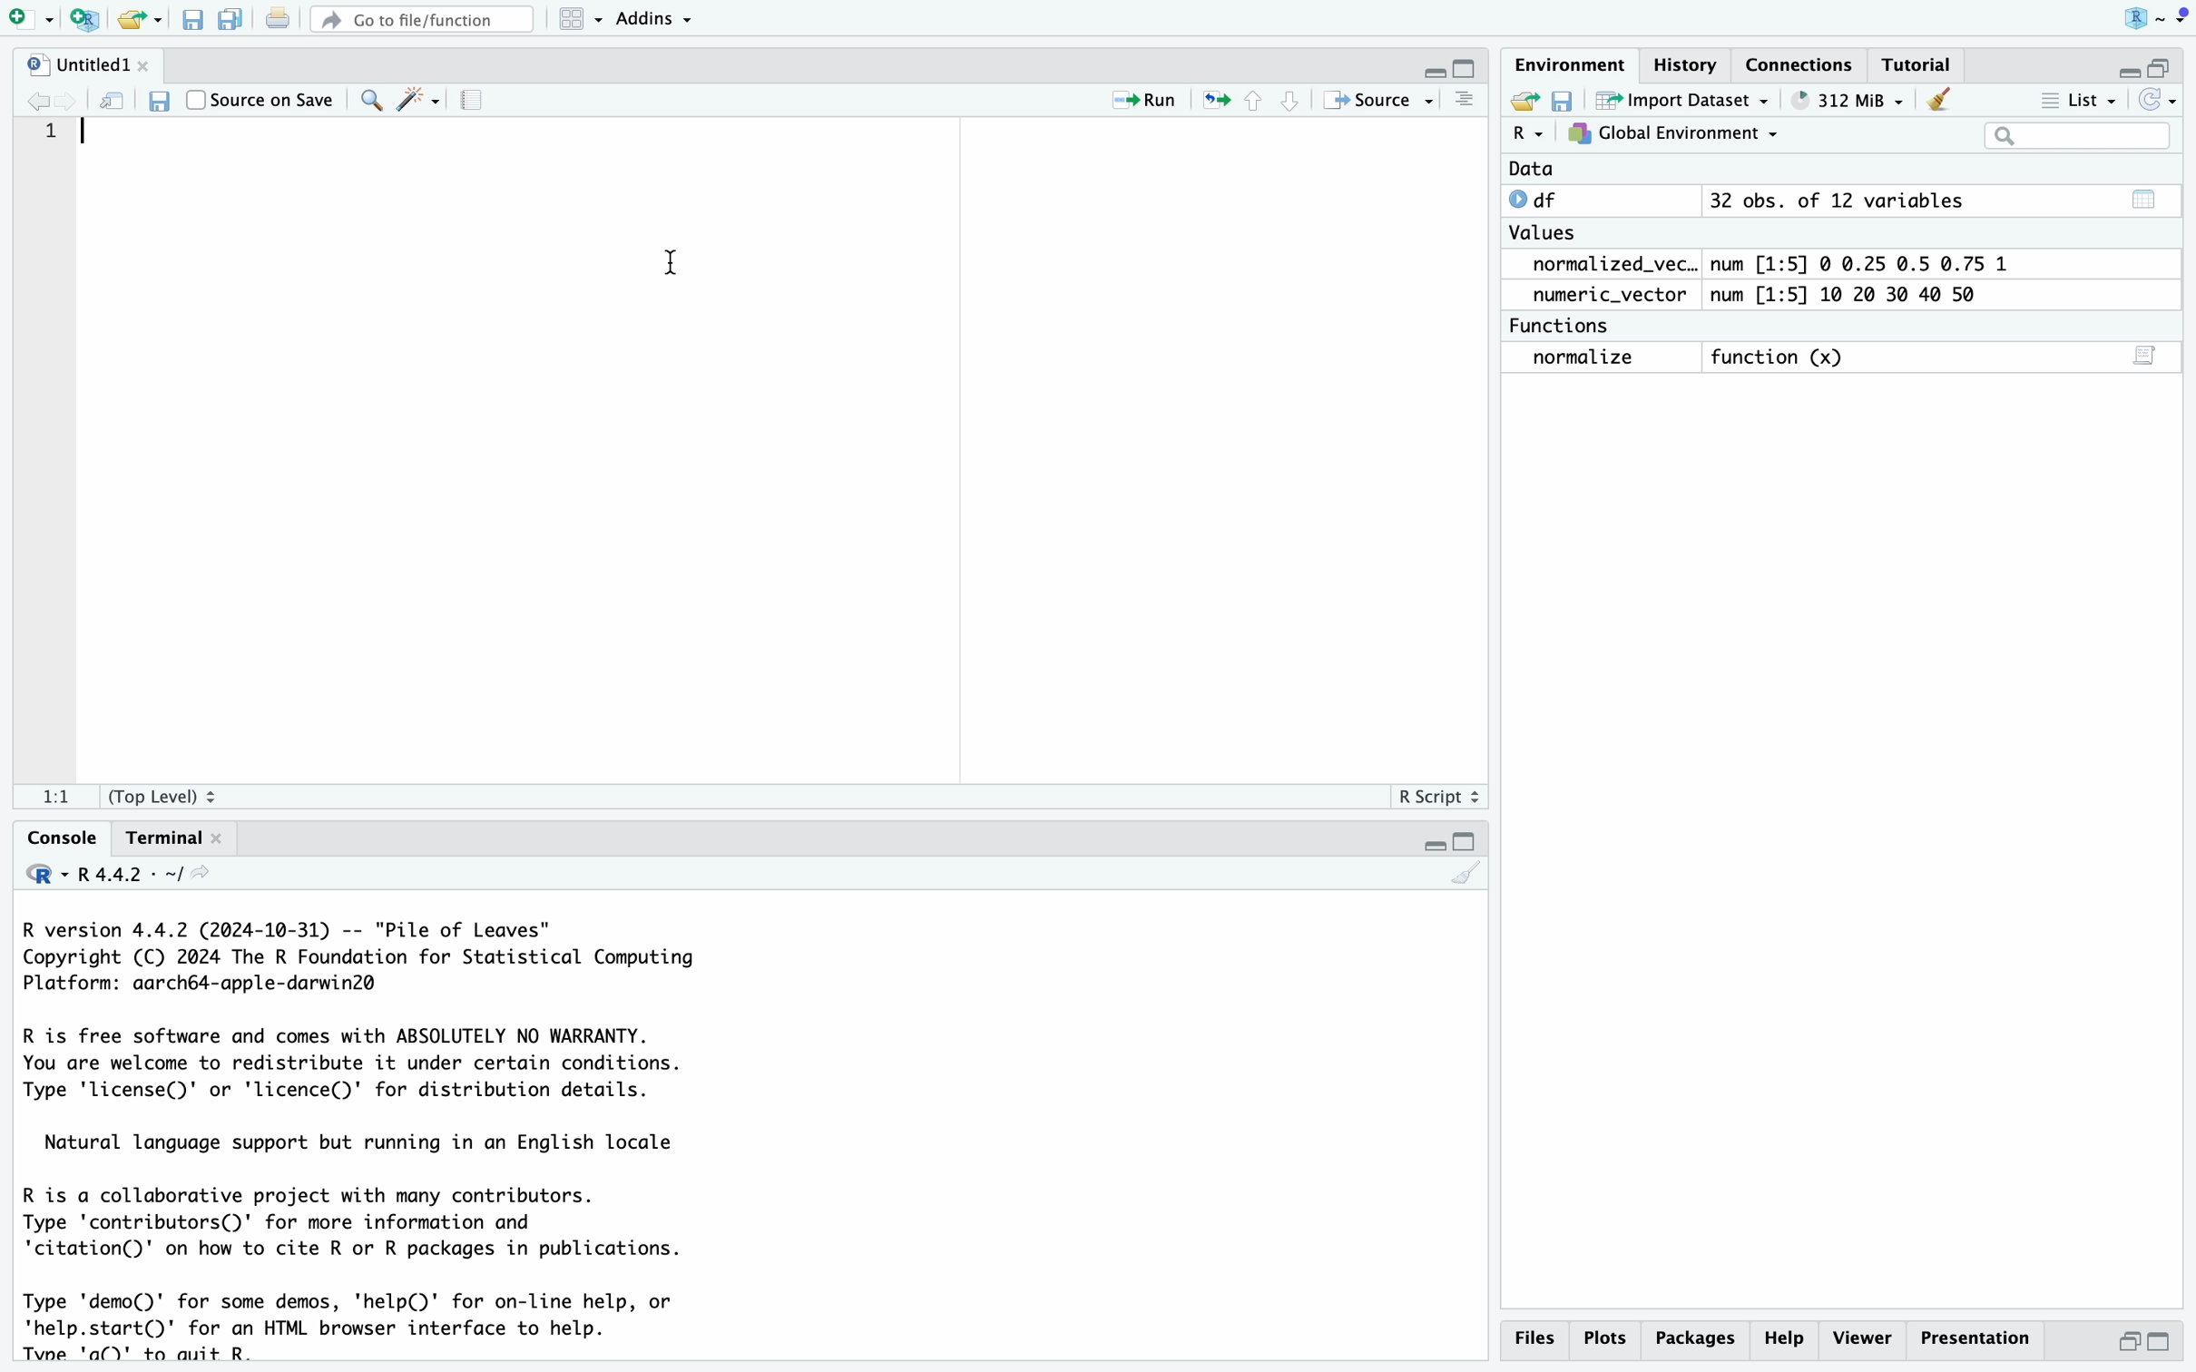 This screenshot has height=1372, width=2196. I want to click on Clear console, so click(1943, 96).